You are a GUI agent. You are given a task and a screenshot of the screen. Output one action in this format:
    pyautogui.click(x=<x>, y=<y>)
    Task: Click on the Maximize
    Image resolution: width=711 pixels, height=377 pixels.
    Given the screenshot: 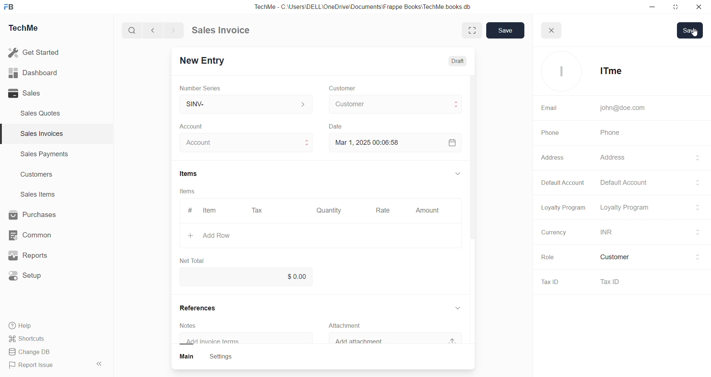 What is the action you would take?
    pyautogui.click(x=677, y=9)
    